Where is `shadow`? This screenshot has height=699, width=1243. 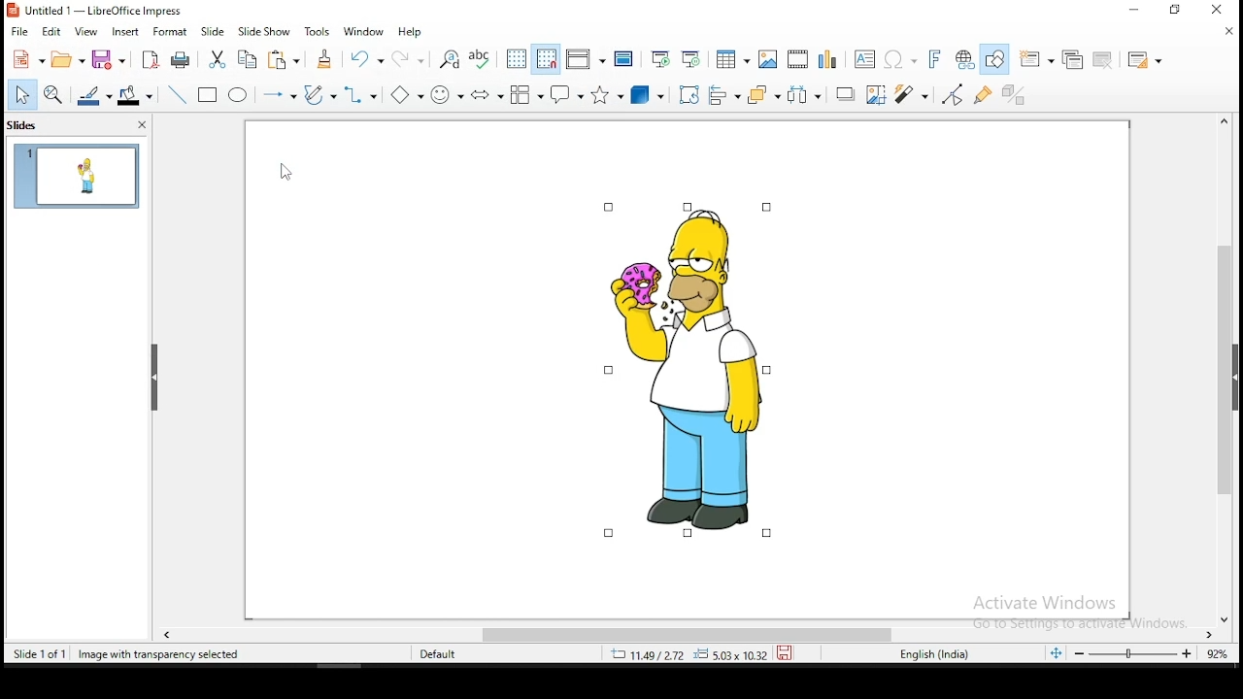 shadow is located at coordinates (877, 94).